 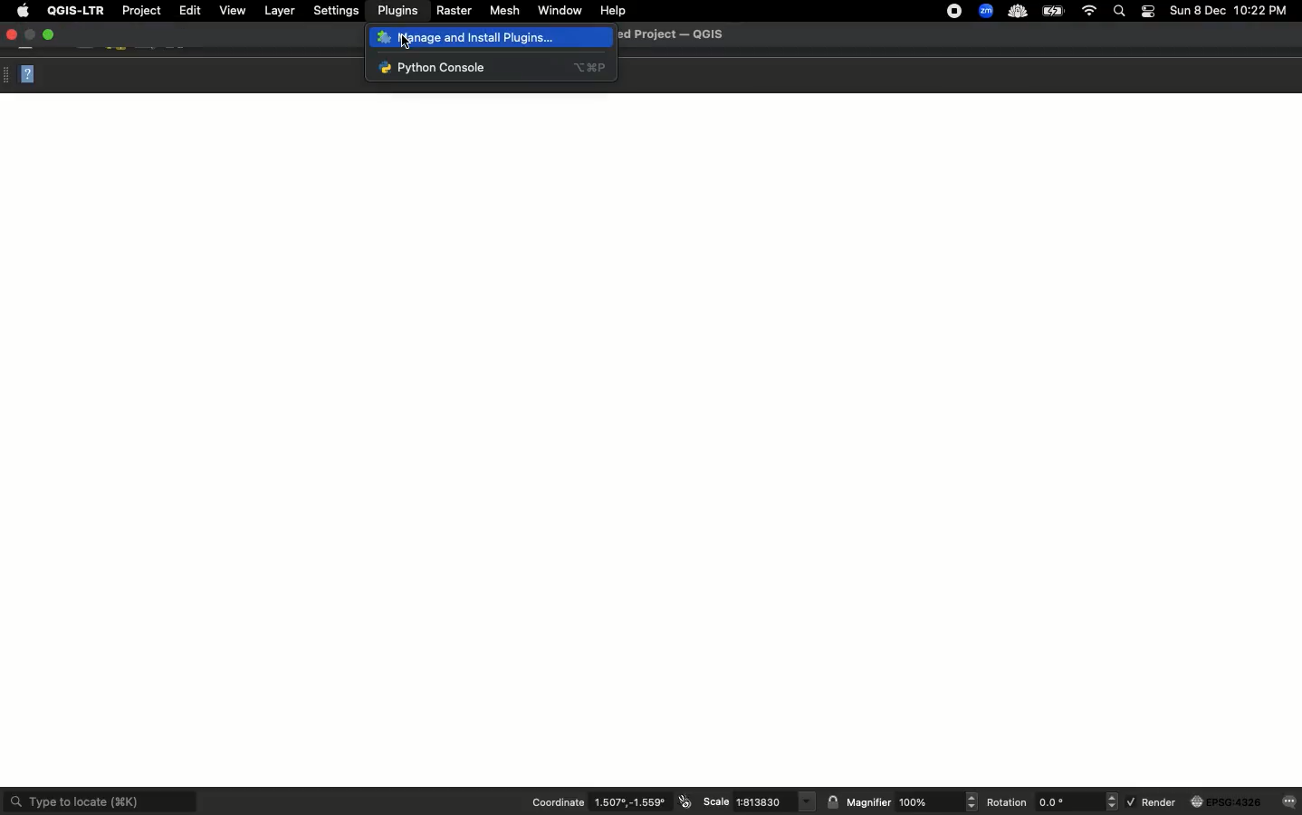 What do you see at coordinates (277, 11) in the screenshot?
I see `Layer` at bounding box center [277, 11].